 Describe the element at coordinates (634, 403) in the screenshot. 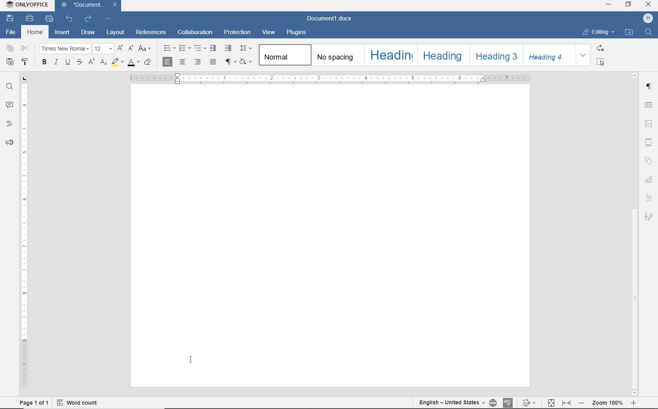

I see `zoom in` at that location.